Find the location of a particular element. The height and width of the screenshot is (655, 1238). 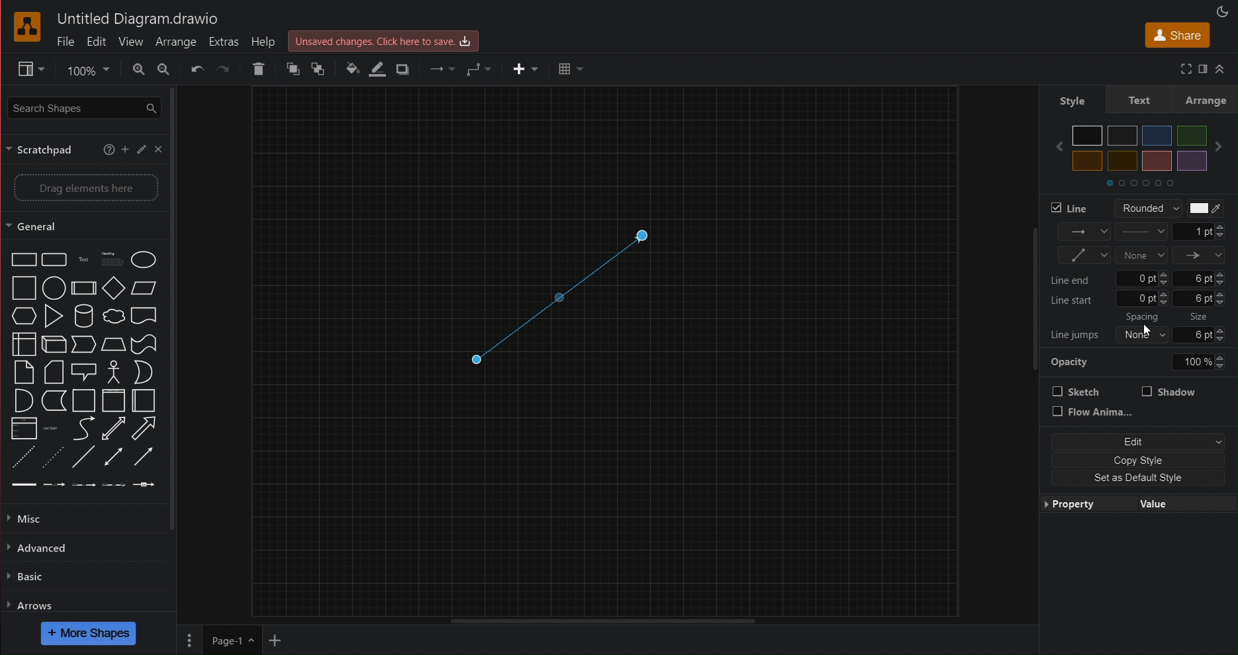

Edit is located at coordinates (1135, 442).